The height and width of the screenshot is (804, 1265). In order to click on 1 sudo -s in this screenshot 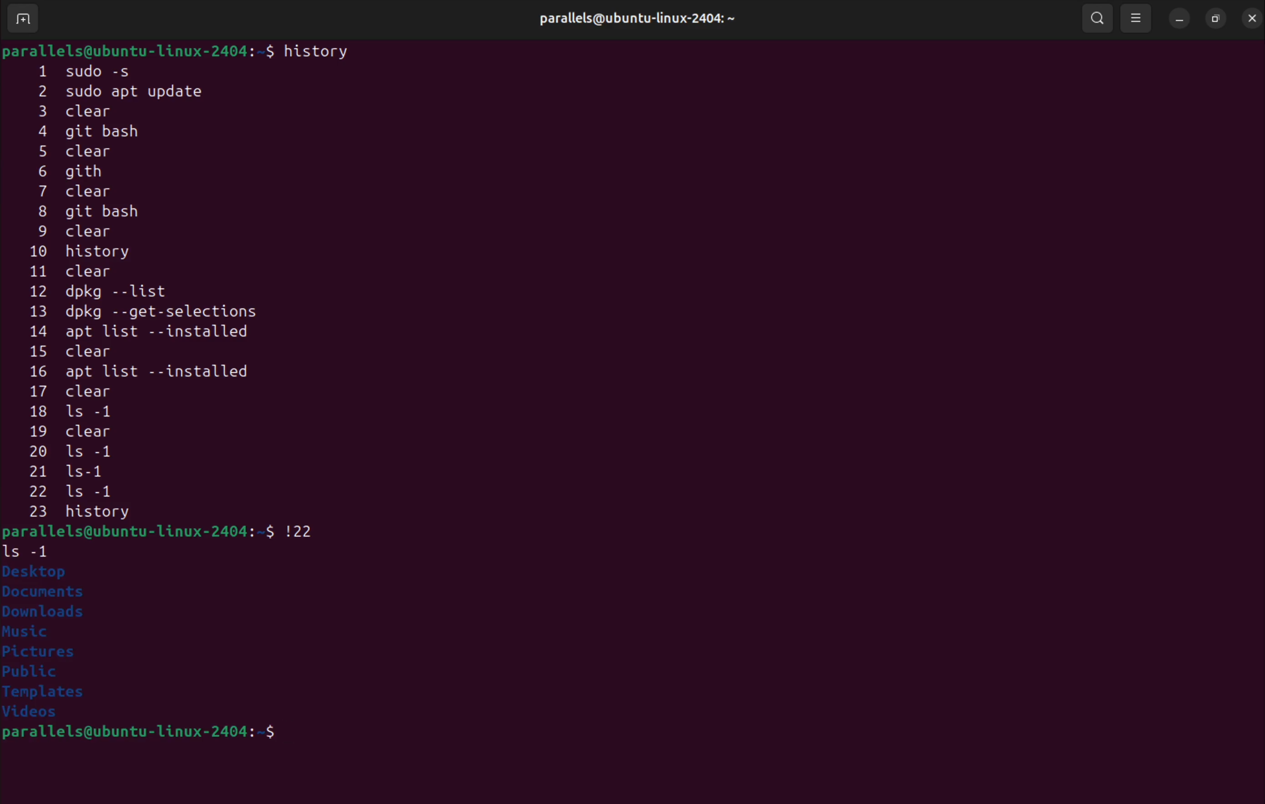, I will do `click(96, 70)`.